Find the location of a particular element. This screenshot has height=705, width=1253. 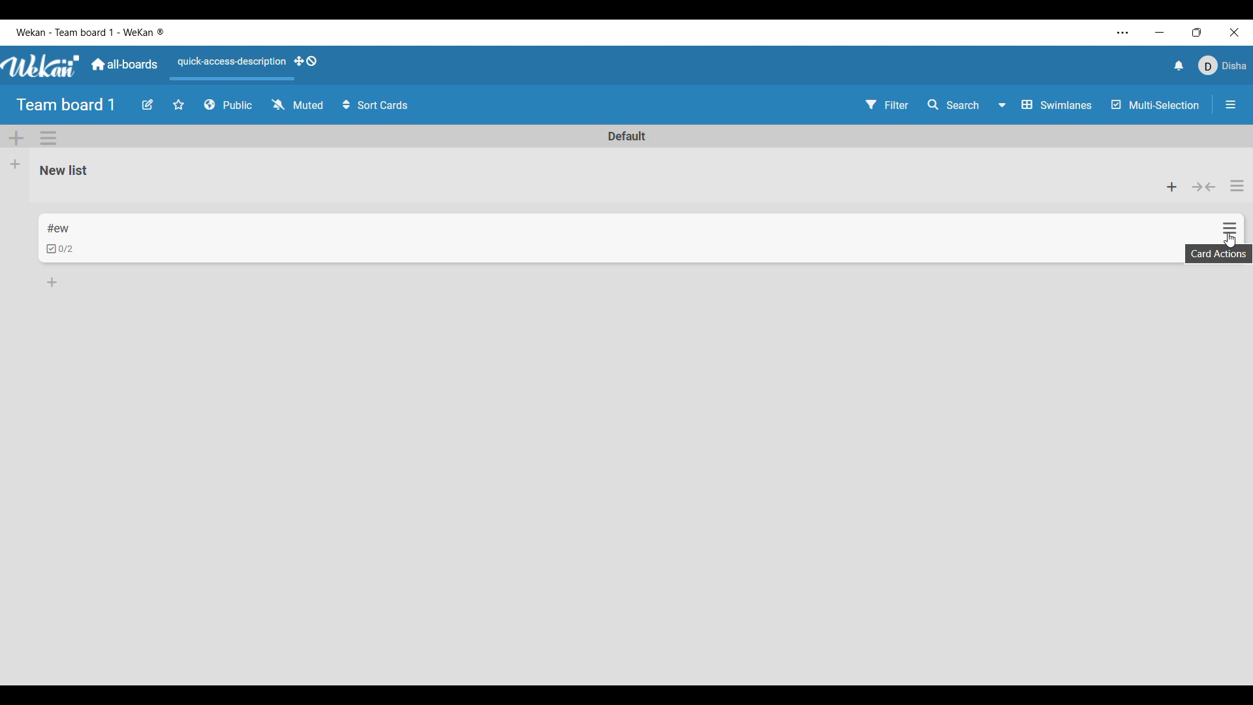

Add list is located at coordinates (16, 164).